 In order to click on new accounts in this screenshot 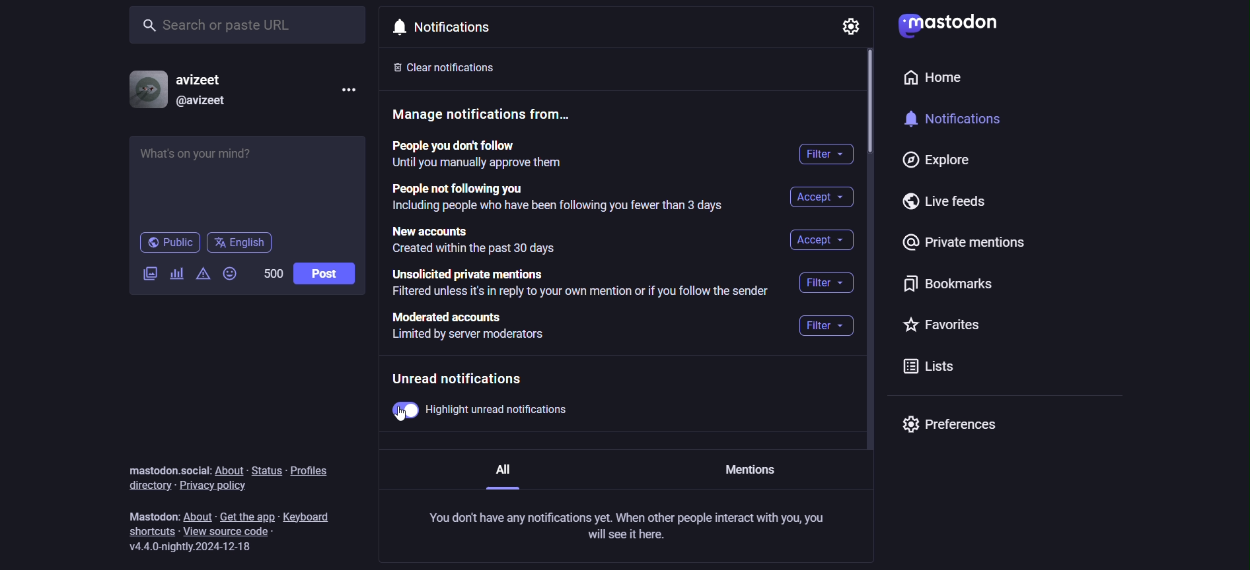, I will do `click(481, 239)`.